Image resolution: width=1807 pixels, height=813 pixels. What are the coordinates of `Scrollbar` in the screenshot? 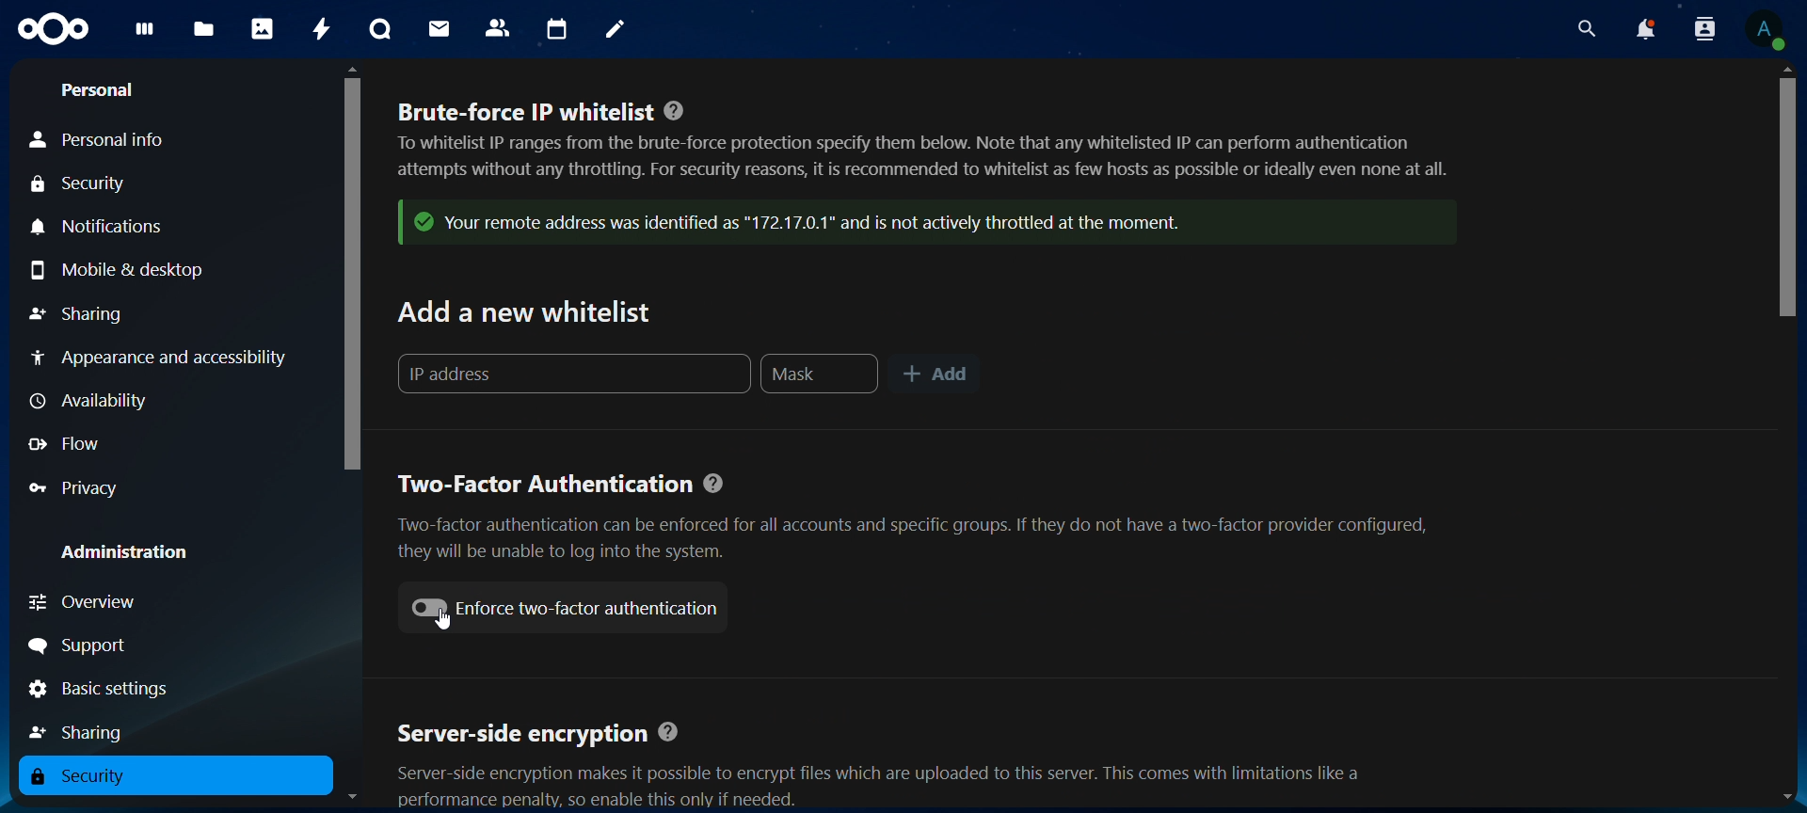 It's located at (1784, 435).